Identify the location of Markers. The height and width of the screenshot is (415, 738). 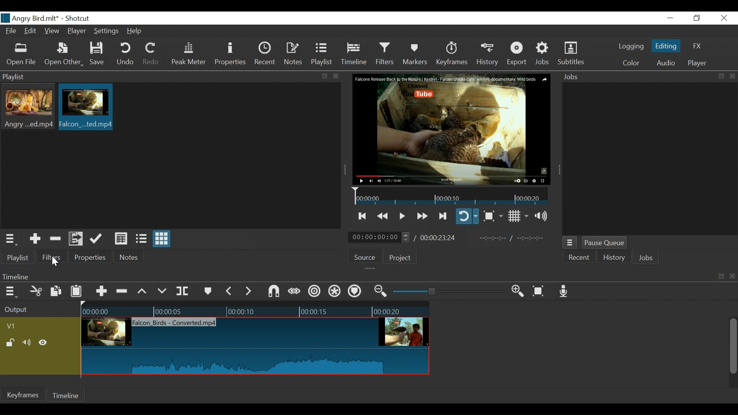
(207, 291).